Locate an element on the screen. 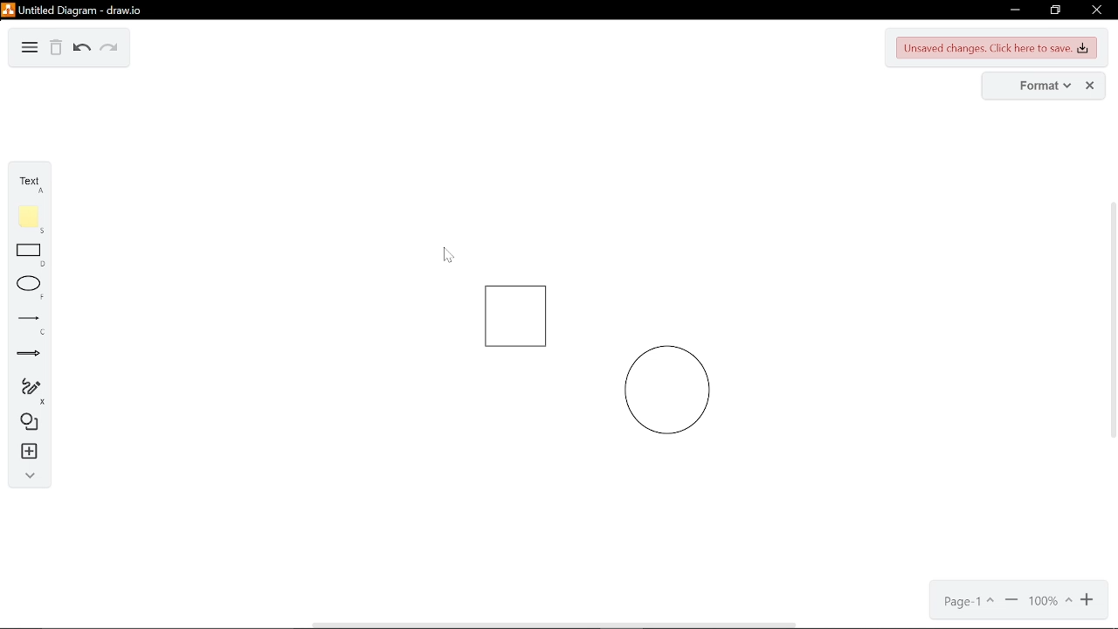  ellipse is located at coordinates (26, 289).